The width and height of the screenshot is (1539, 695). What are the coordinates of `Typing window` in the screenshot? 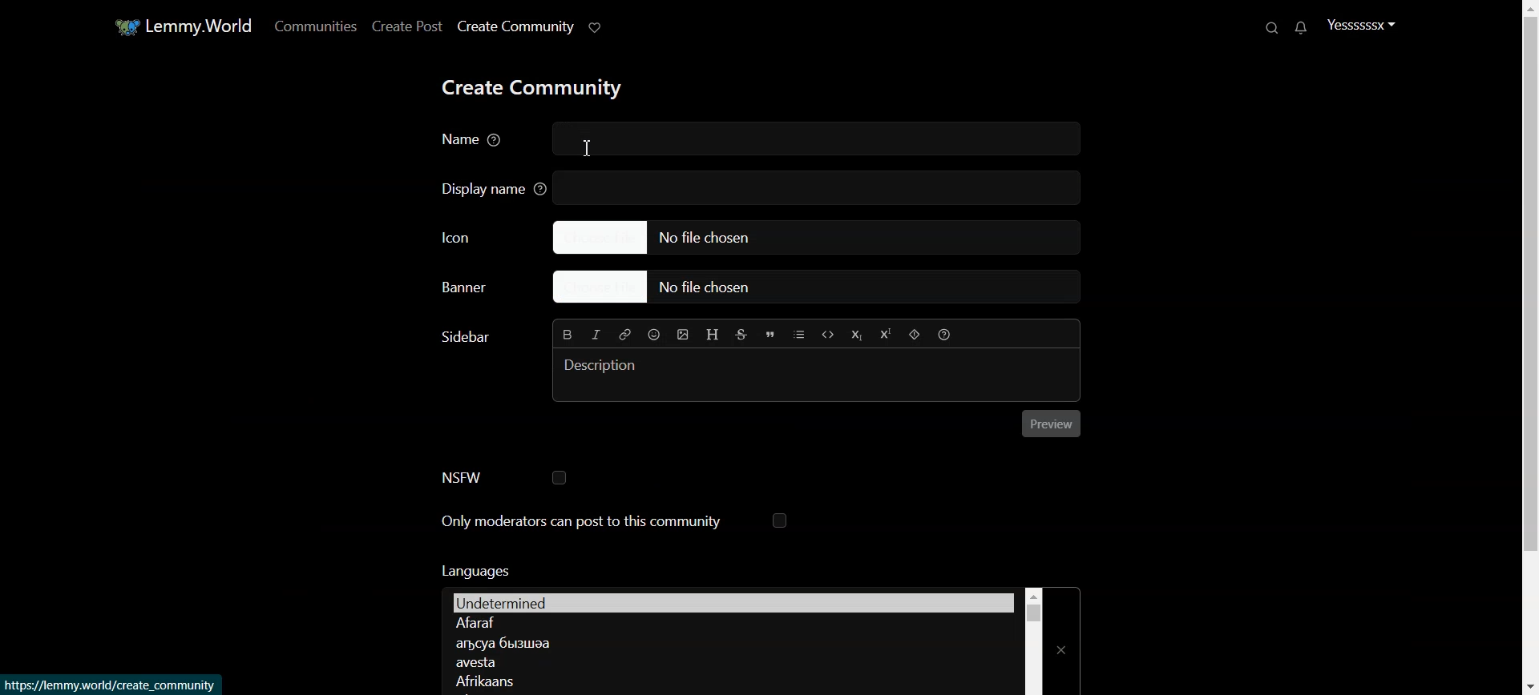 It's located at (818, 376).